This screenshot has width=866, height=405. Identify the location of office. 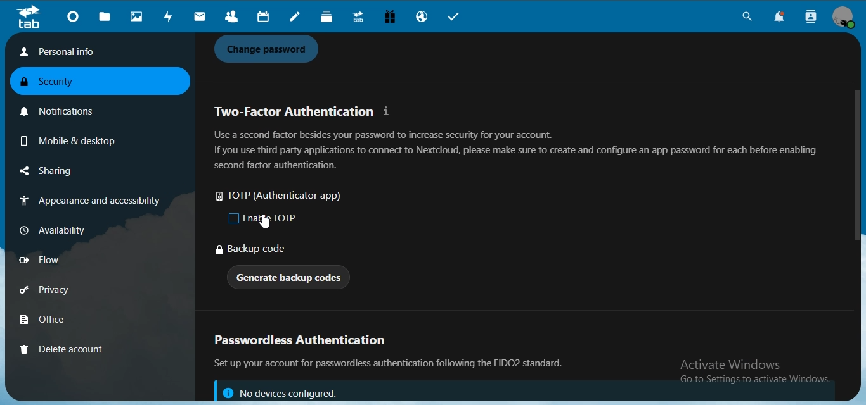
(61, 321).